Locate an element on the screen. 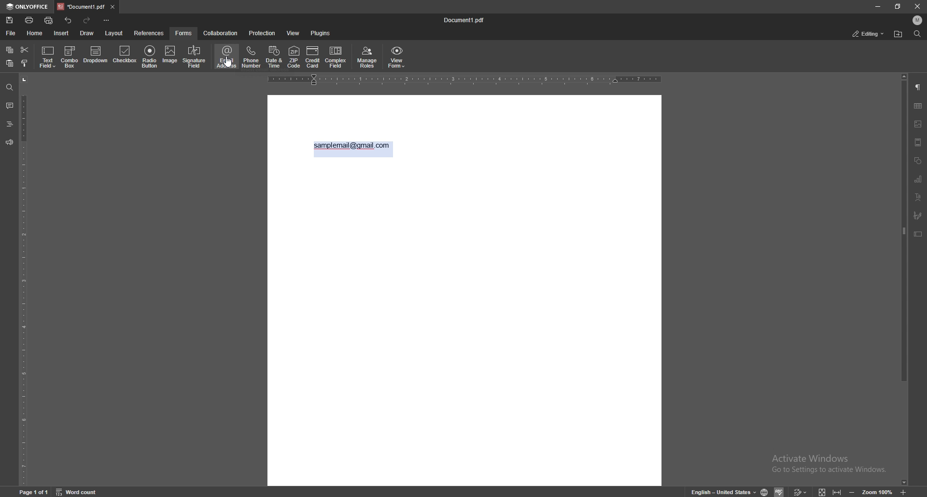 This screenshot has height=497, width=927. manage roles is located at coordinates (367, 57).